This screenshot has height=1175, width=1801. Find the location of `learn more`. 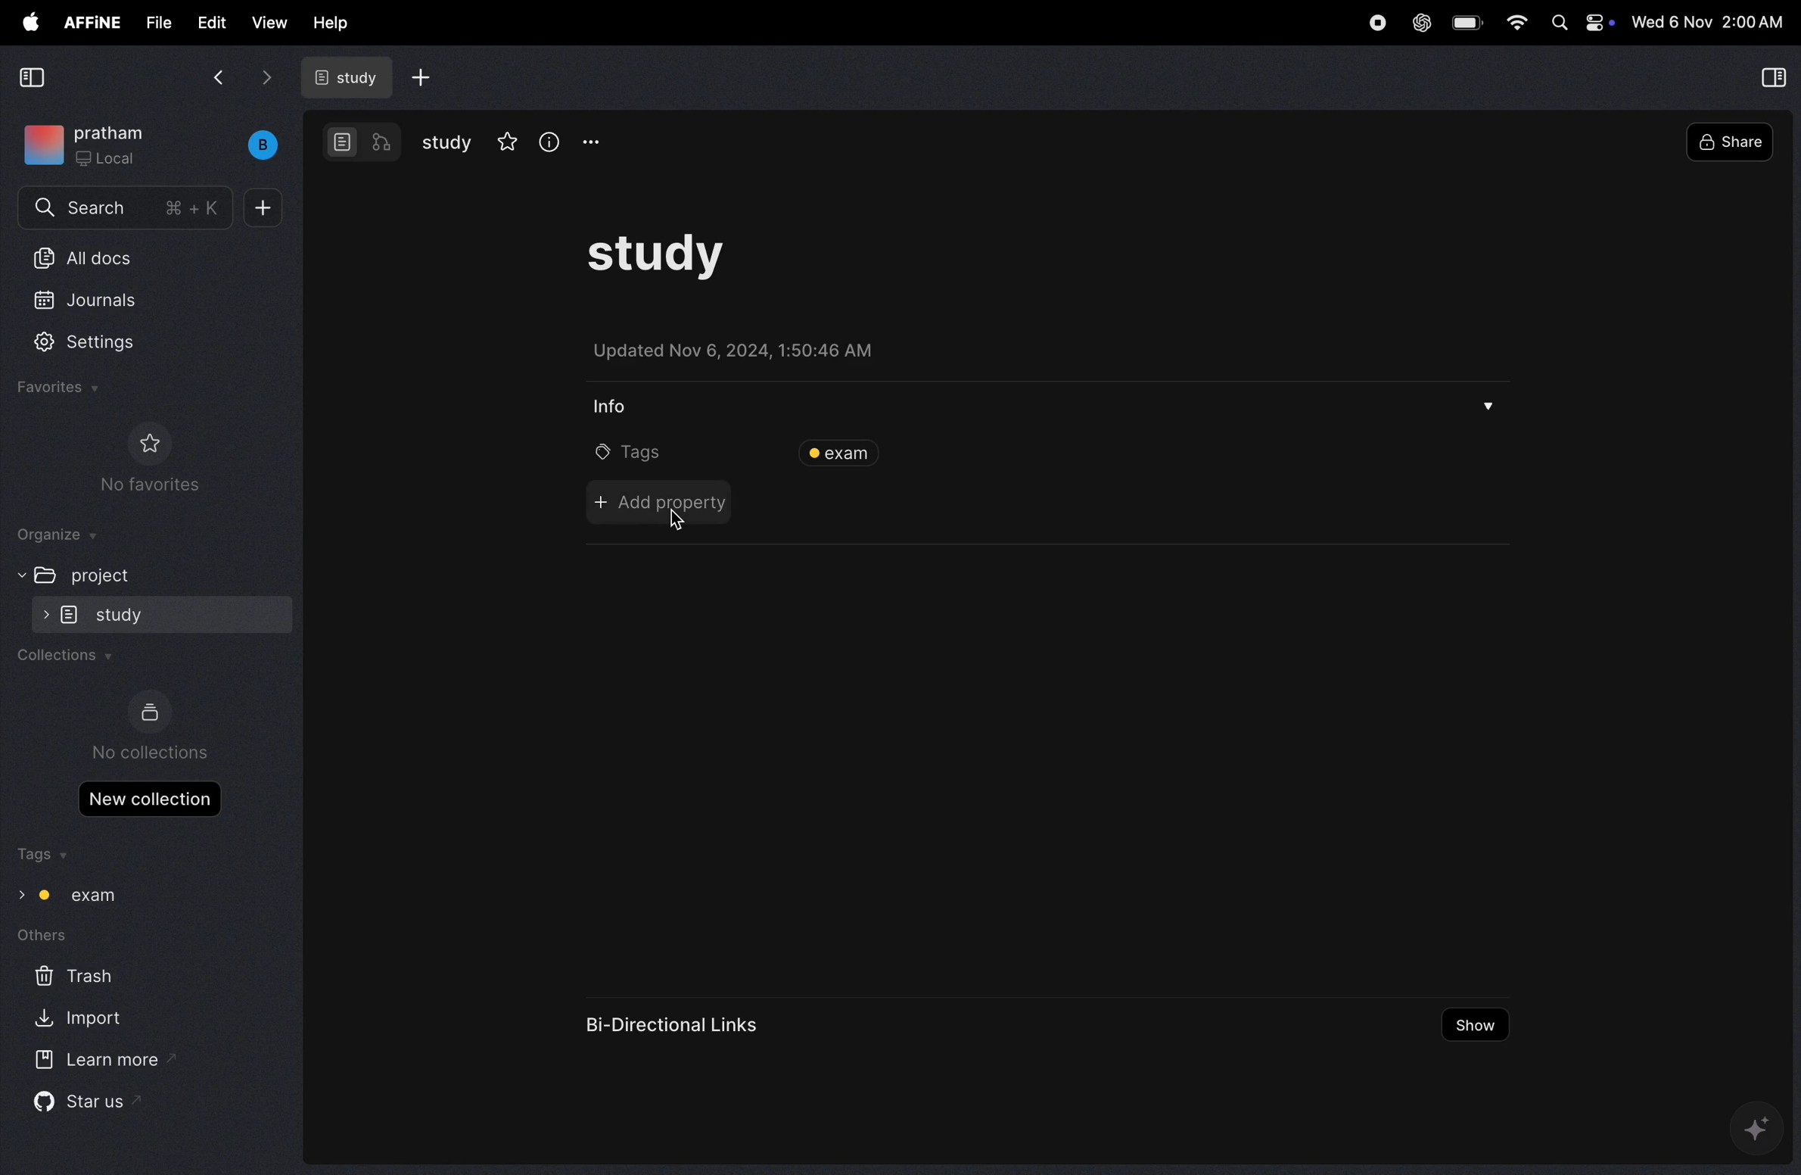

learn more is located at coordinates (108, 1061).